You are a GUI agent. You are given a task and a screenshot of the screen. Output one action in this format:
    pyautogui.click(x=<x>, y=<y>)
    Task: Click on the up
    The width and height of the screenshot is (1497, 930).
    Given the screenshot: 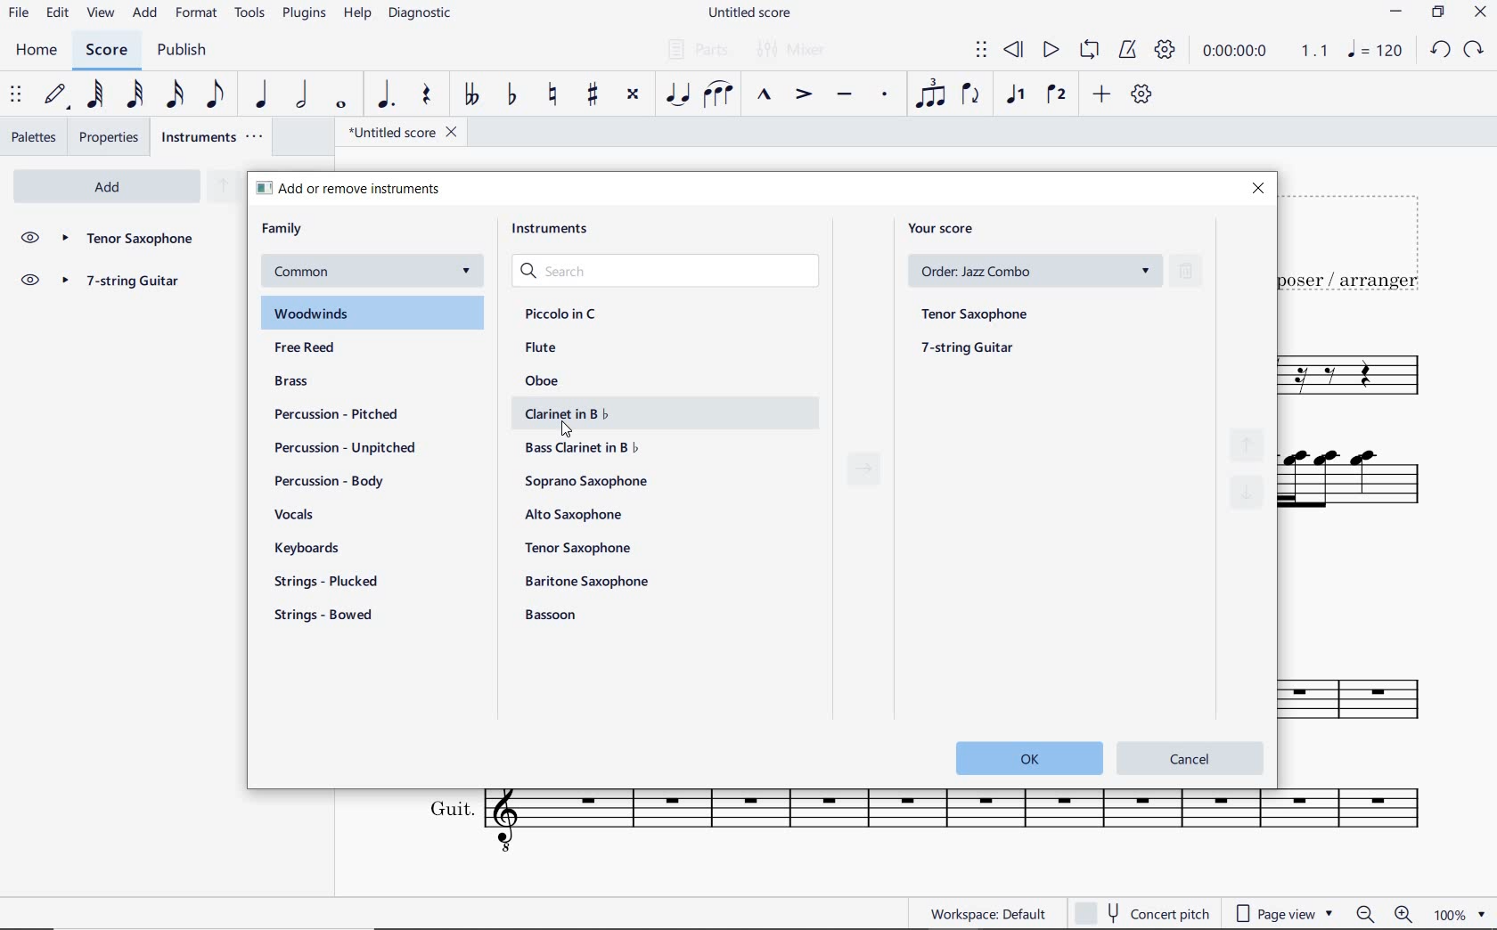 What is the action you would take?
    pyautogui.click(x=222, y=187)
    